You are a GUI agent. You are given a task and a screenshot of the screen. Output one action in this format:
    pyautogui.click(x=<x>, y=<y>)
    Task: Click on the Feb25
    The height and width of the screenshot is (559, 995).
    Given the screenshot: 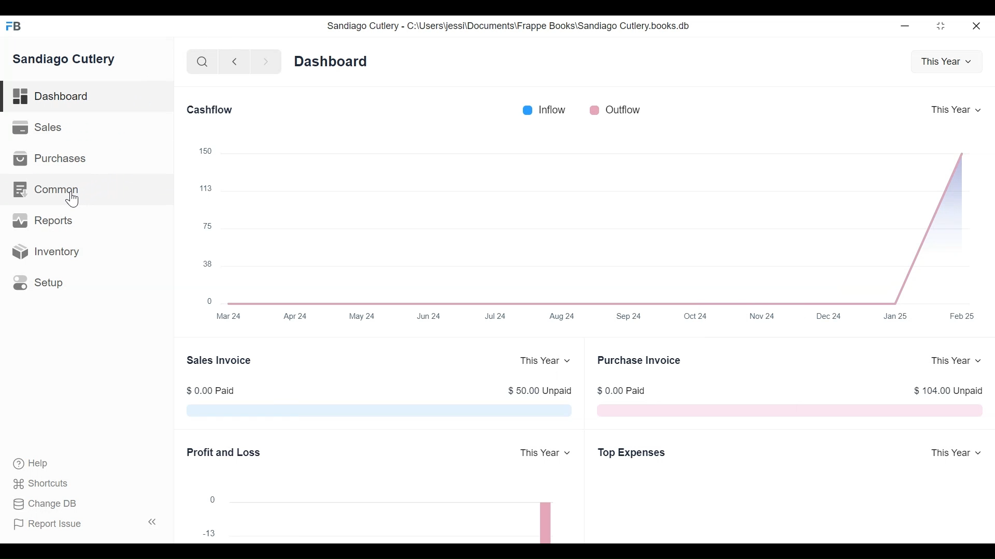 What is the action you would take?
    pyautogui.click(x=961, y=316)
    